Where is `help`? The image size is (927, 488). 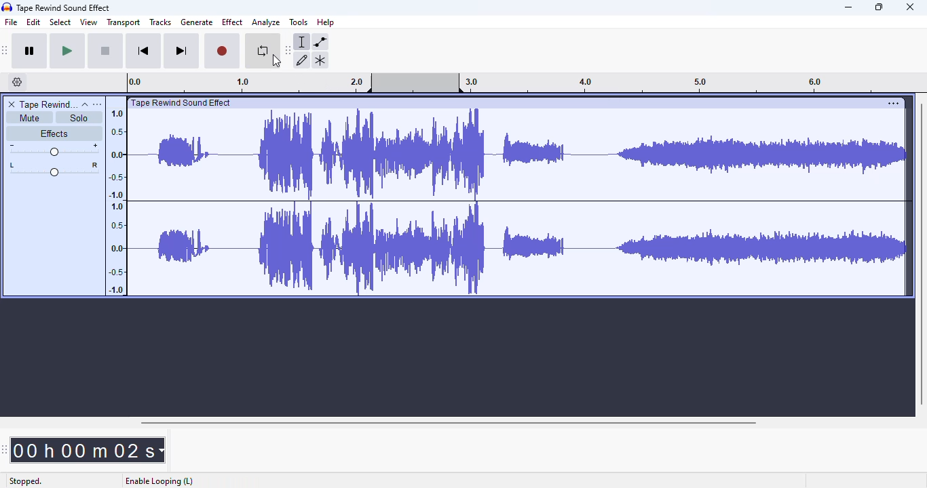 help is located at coordinates (326, 22).